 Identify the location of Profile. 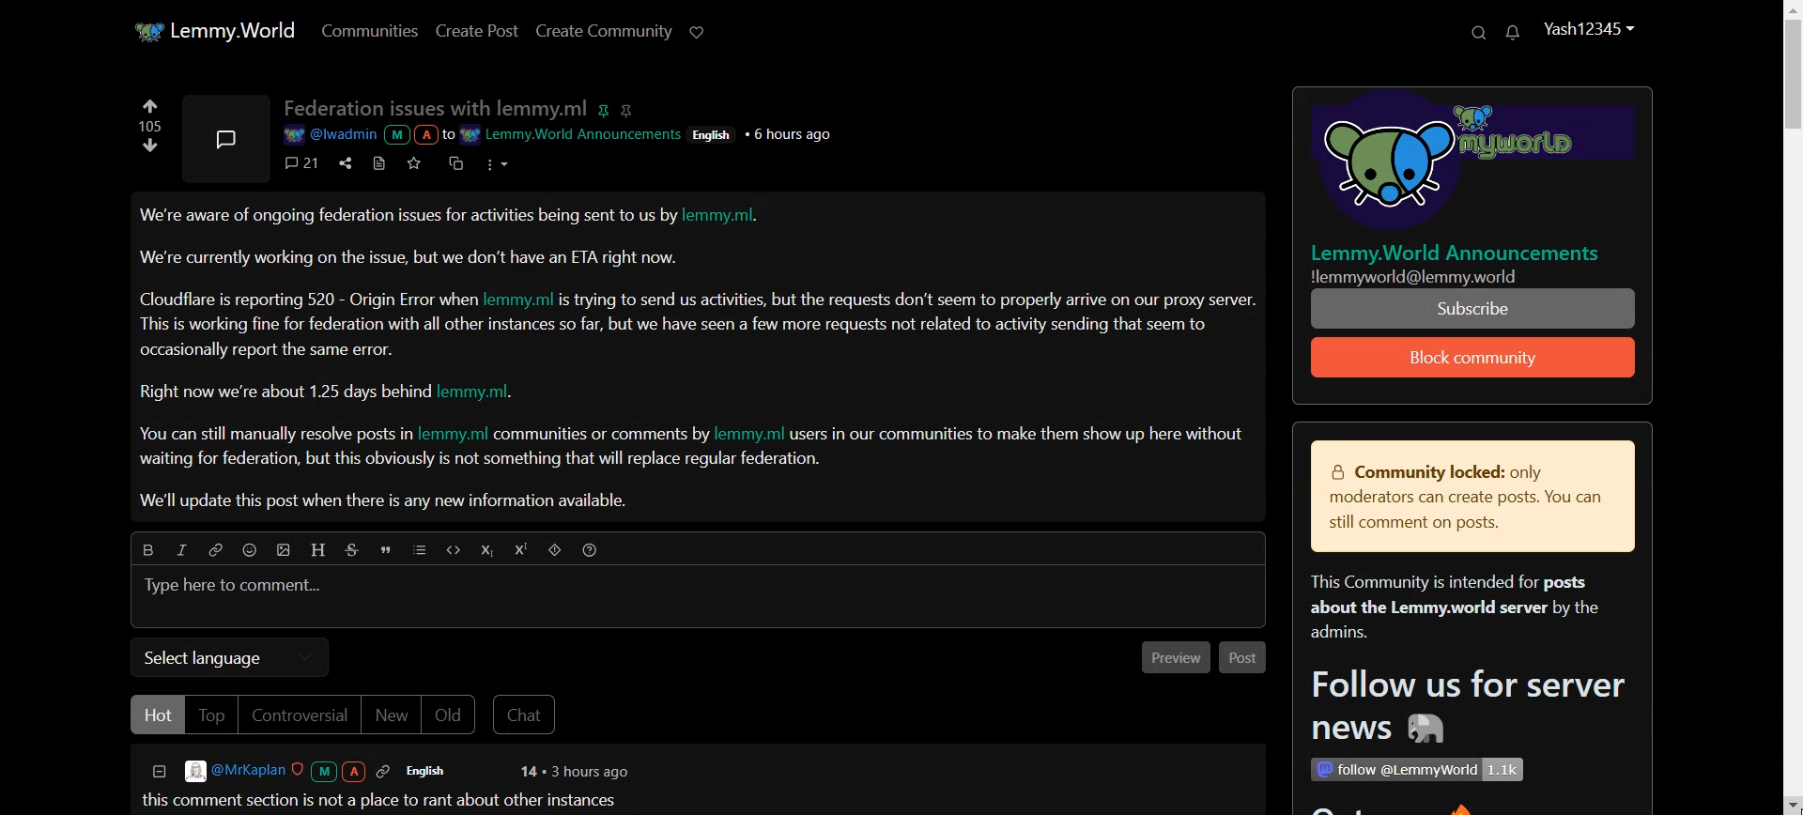
(1591, 30).